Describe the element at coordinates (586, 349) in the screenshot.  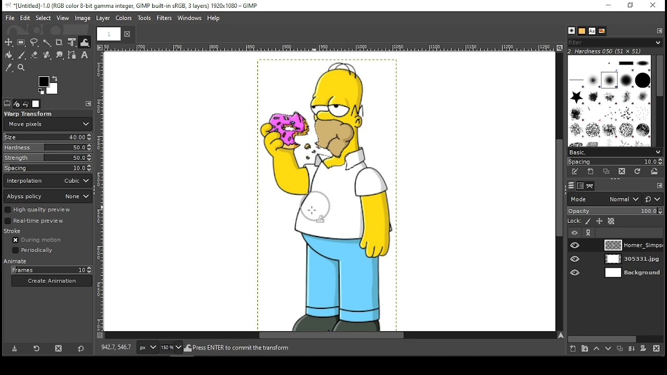
I see `create a new layer group` at that location.